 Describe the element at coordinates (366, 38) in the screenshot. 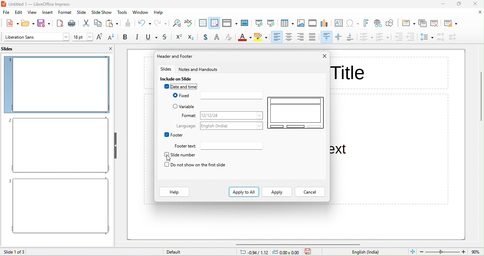

I see `unordered list` at that location.